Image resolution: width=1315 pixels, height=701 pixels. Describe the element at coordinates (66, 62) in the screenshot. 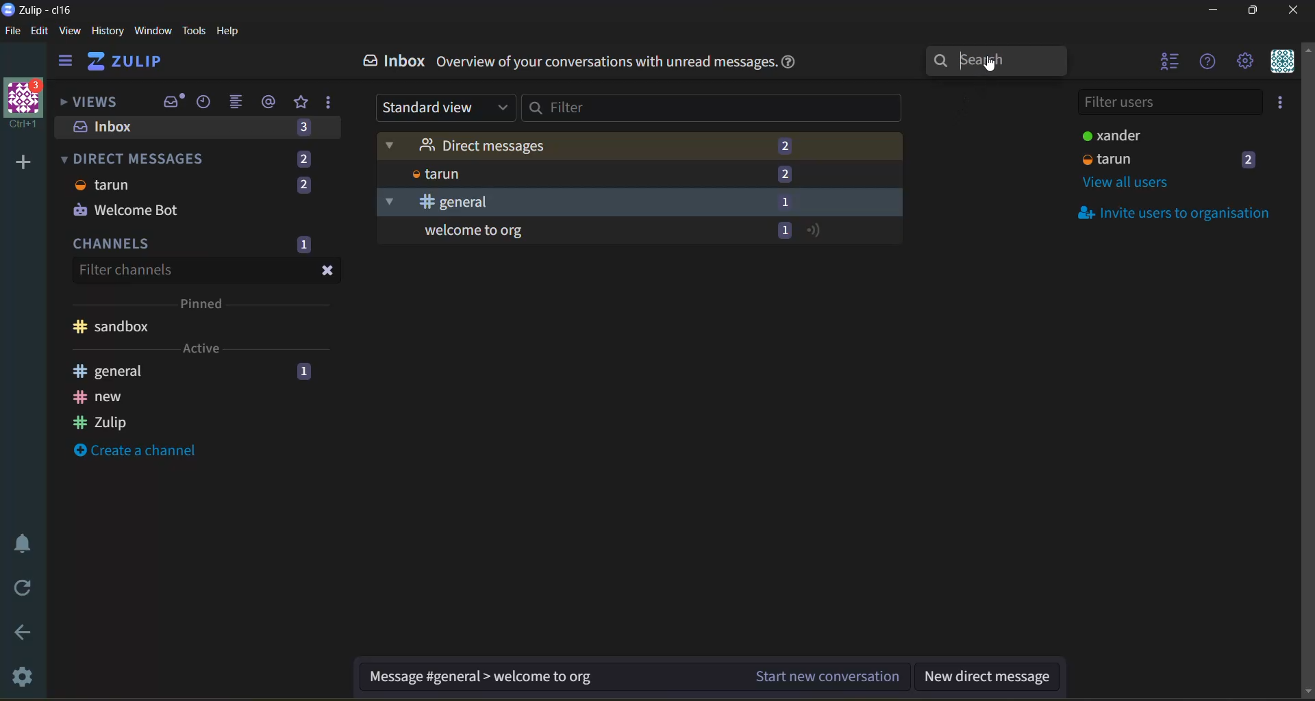

I see `hide sidebar` at that location.